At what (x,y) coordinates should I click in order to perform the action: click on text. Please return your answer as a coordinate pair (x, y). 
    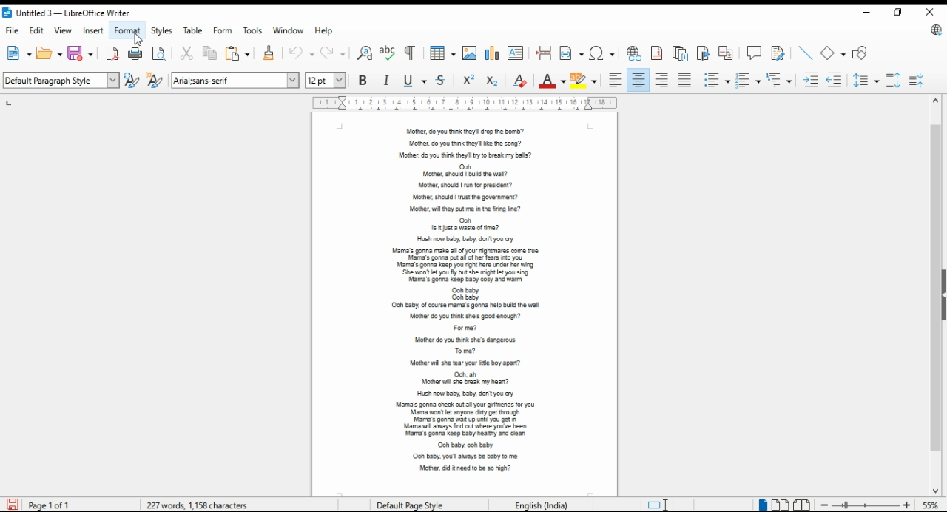
    Looking at the image, I should click on (464, 297).